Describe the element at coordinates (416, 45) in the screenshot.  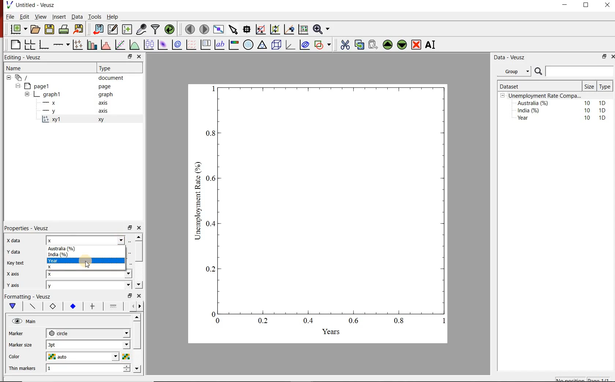
I see `remove the widgets` at that location.